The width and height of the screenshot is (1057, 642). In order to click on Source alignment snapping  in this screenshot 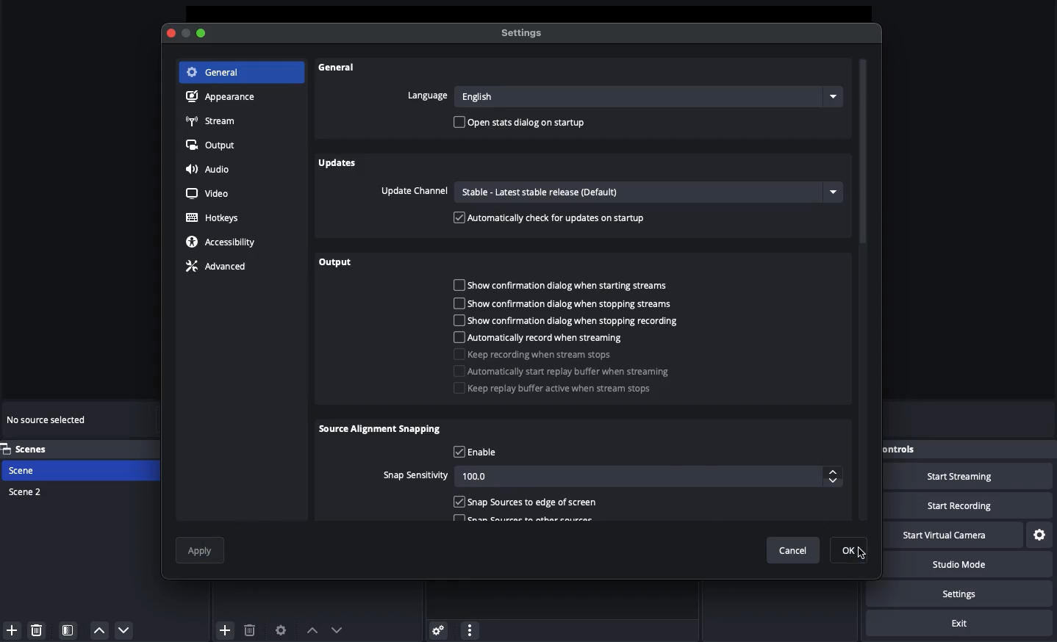, I will do `click(381, 430)`.